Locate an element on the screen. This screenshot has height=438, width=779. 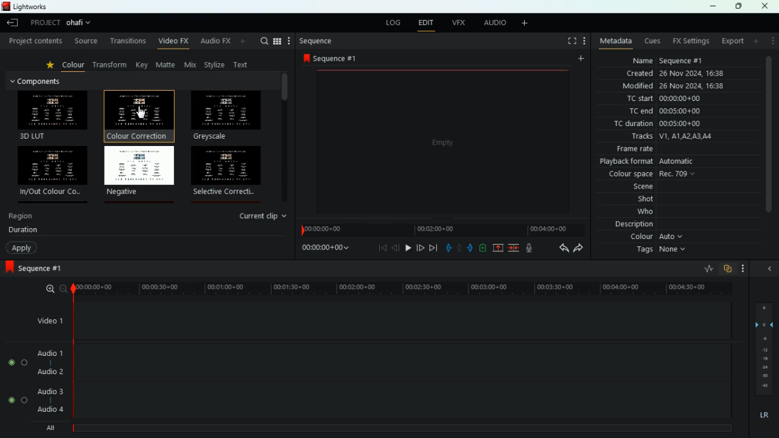
cues is located at coordinates (653, 41).